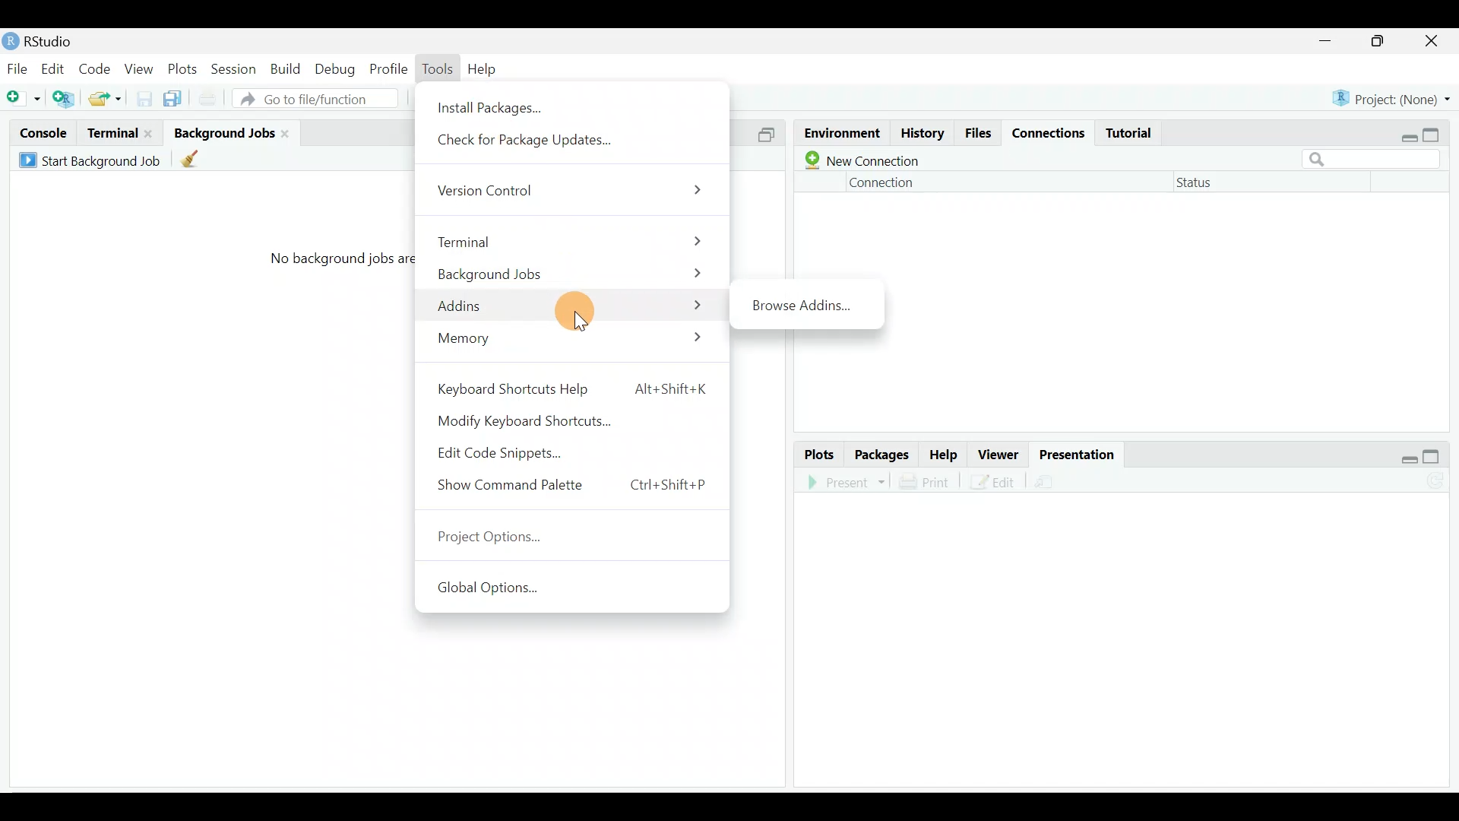 The image size is (1459, 821). What do you see at coordinates (287, 69) in the screenshot?
I see `Build` at bounding box center [287, 69].